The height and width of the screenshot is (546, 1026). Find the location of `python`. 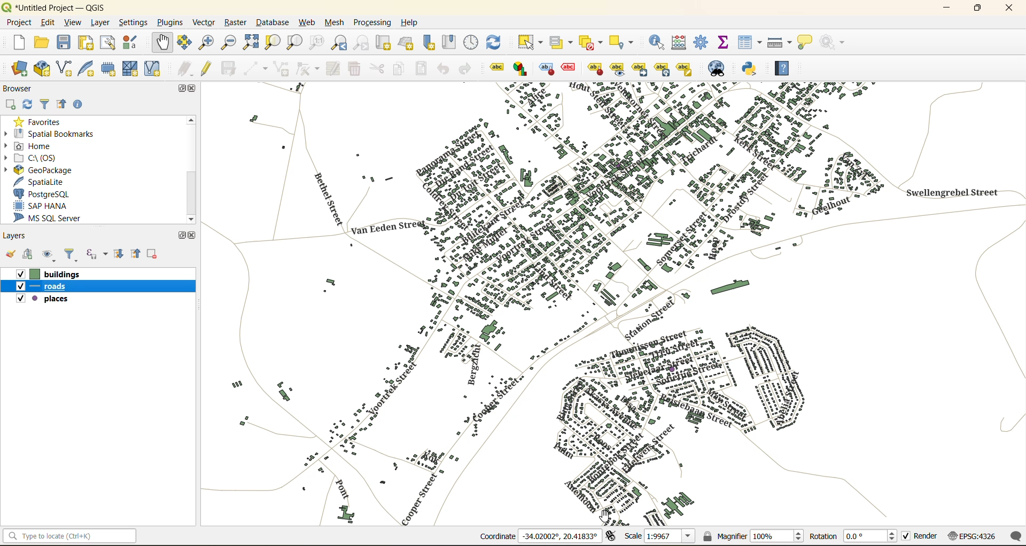

python is located at coordinates (750, 66).